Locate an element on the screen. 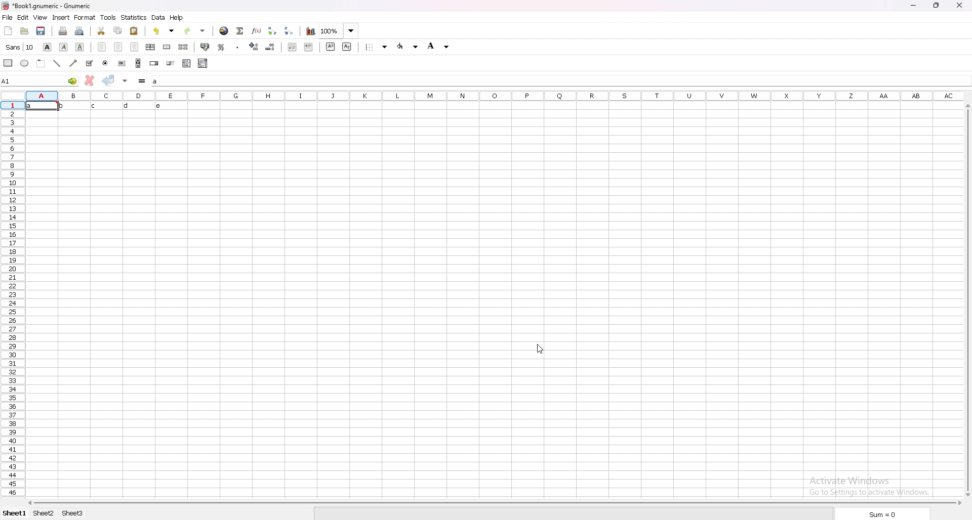  new is located at coordinates (8, 30).